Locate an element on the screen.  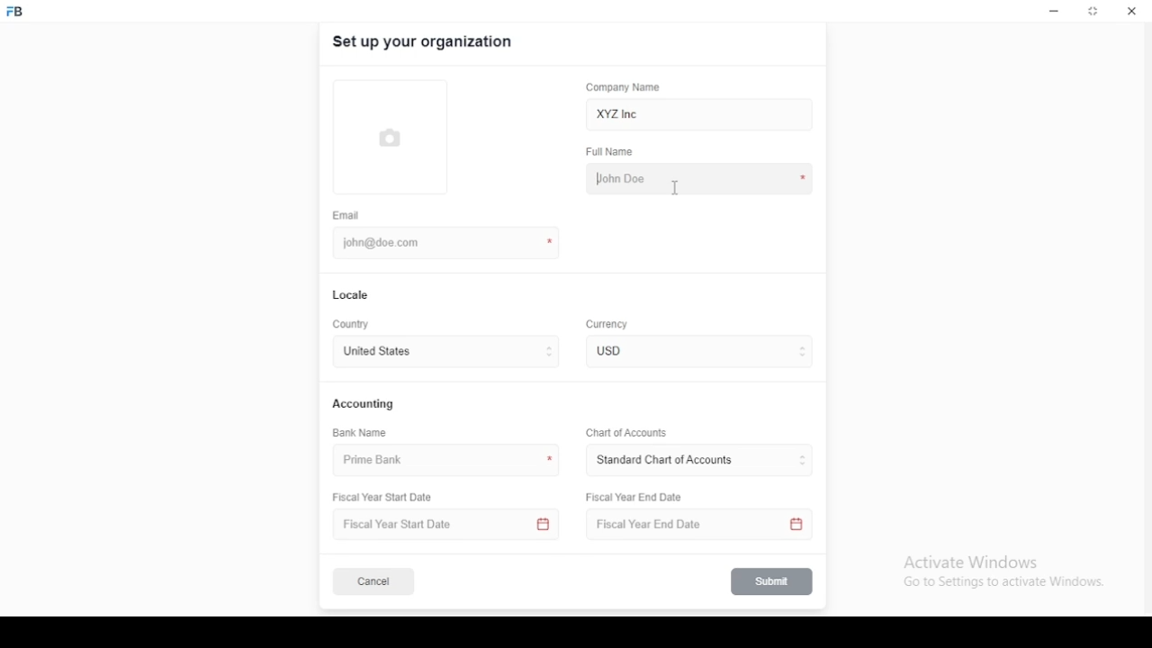
Chart of Accounts is located at coordinates (624, 432).